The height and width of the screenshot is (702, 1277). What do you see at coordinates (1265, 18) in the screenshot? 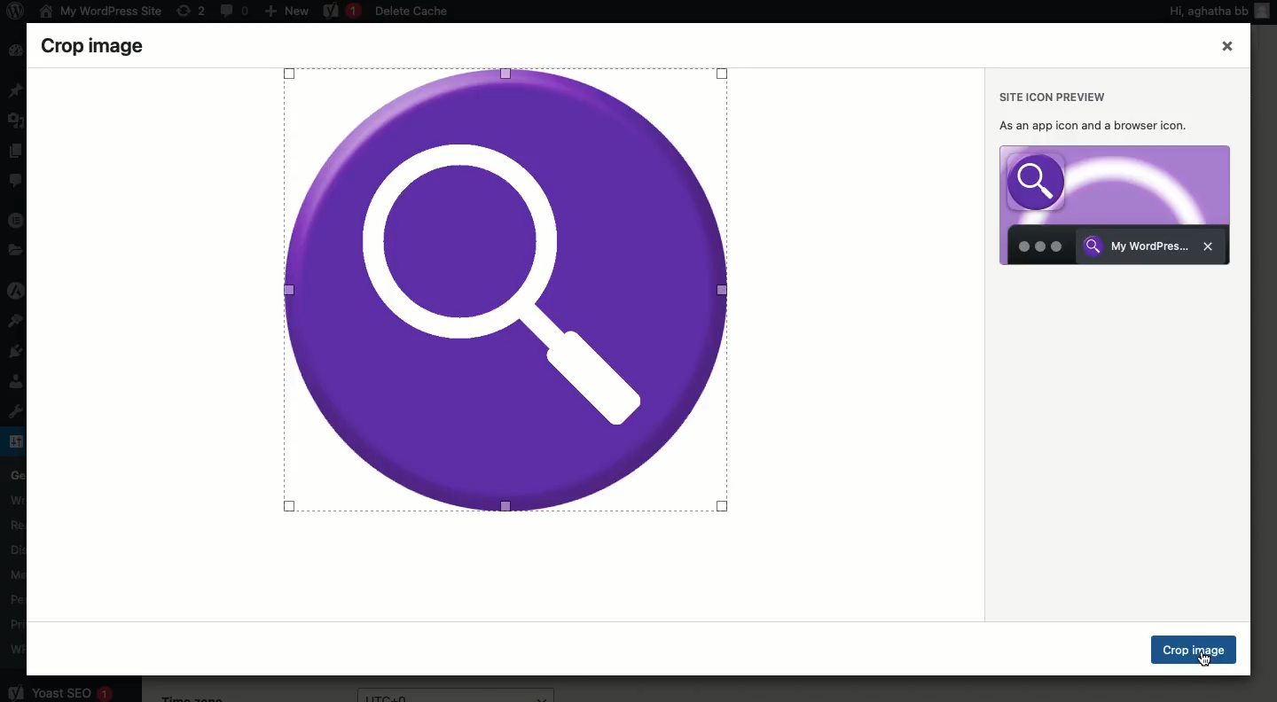
I see `user icon` at bounding box center [1265, 18].